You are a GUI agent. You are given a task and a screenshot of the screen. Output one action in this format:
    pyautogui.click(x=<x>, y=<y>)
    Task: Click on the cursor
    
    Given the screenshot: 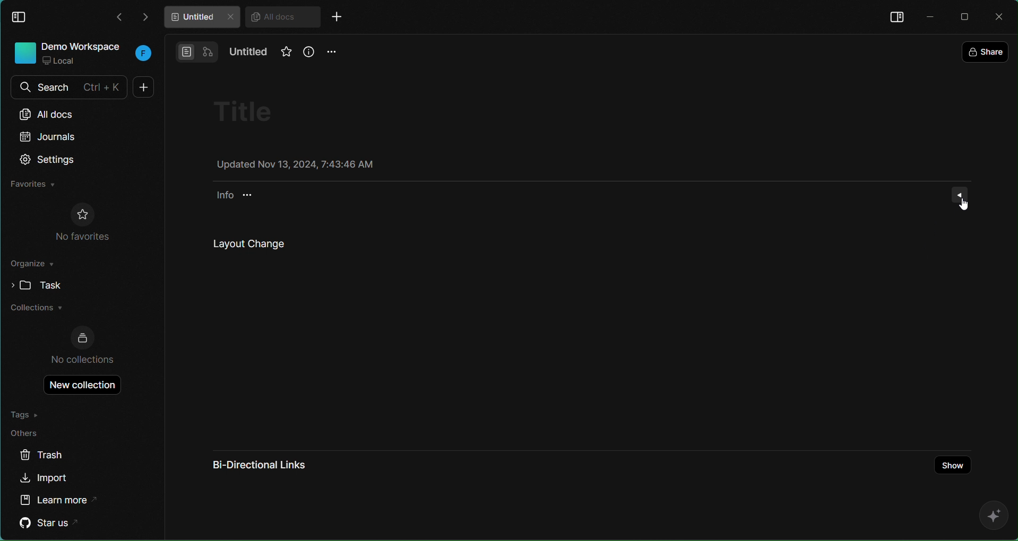 What is the action you would take?
    pyautogui.click(x=965, y=203)
    